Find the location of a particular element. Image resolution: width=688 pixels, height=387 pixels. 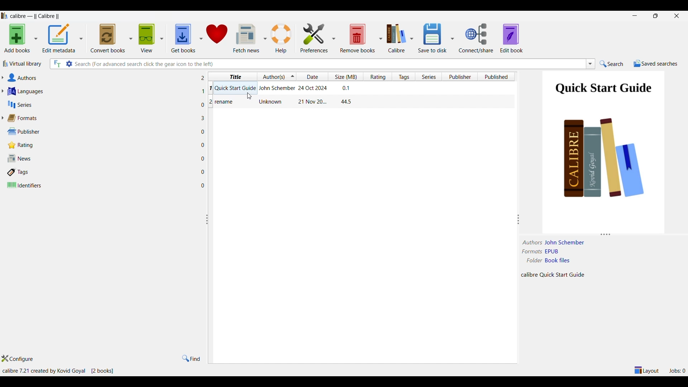

Fetch news options is located at coordinates (265, 38).